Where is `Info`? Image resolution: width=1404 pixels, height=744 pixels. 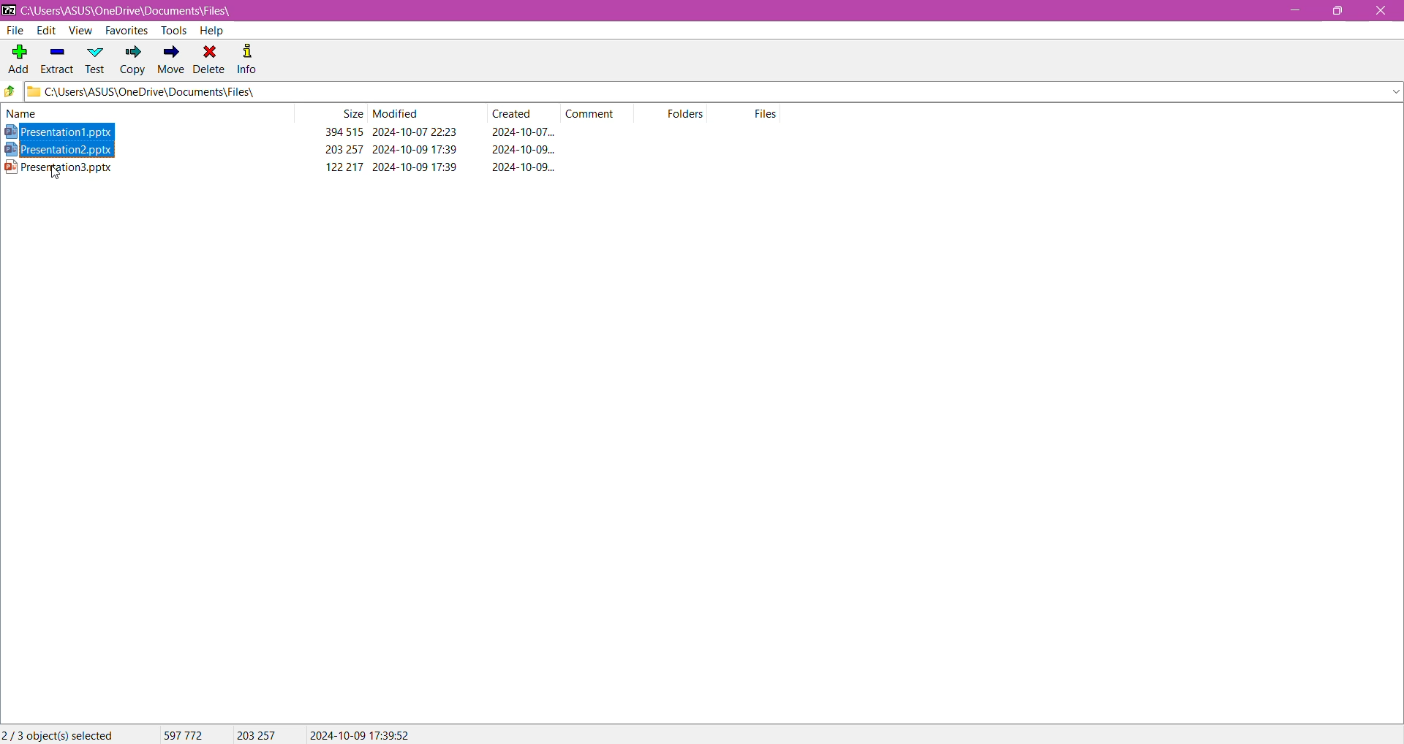 Info is located at coordinates (248, 58).